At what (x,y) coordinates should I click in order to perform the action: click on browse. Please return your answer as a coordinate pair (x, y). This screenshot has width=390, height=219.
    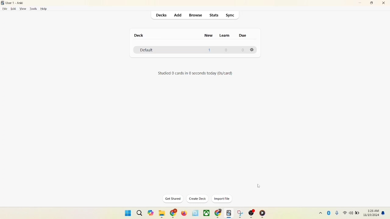
    Looking at the image, I should click on (196, 16).